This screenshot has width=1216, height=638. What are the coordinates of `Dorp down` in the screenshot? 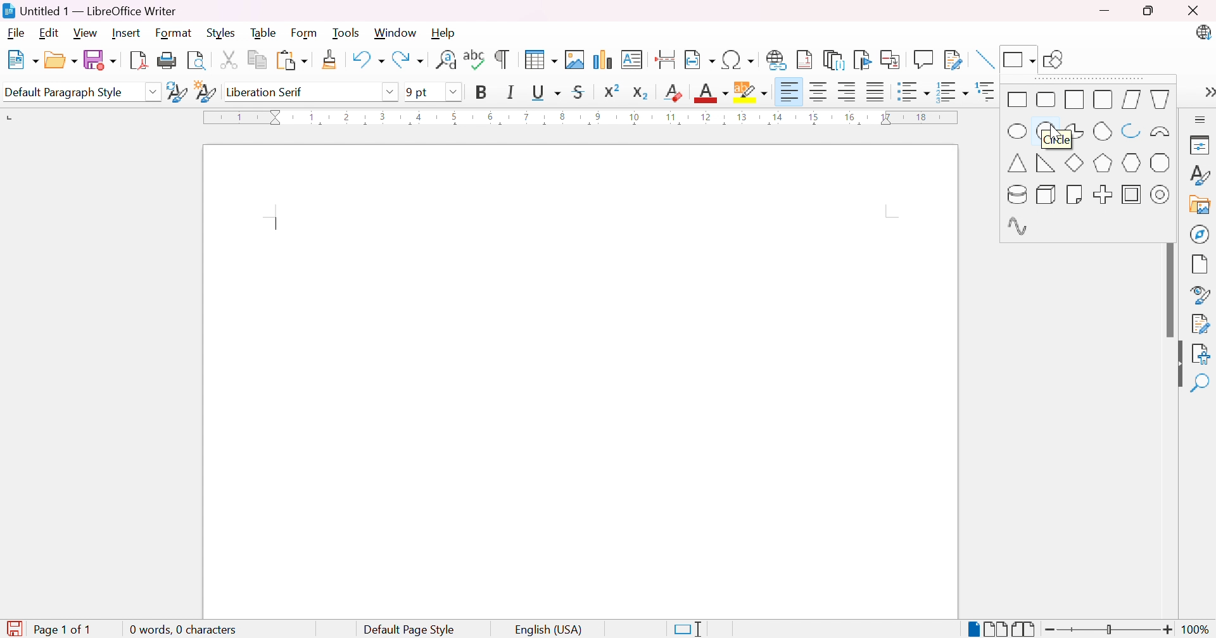 It's located at (391, 91).